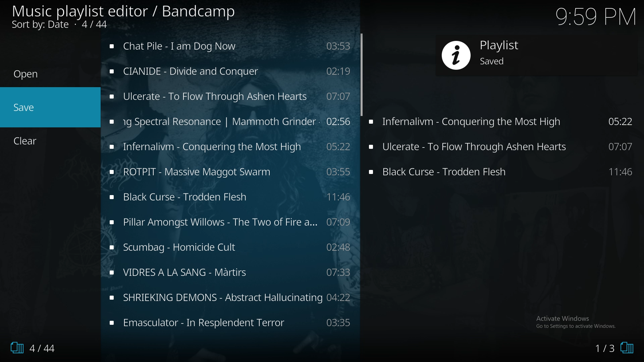  Describe the element at coordinates (230, 197) in the screenshot. I see `music` at that location.